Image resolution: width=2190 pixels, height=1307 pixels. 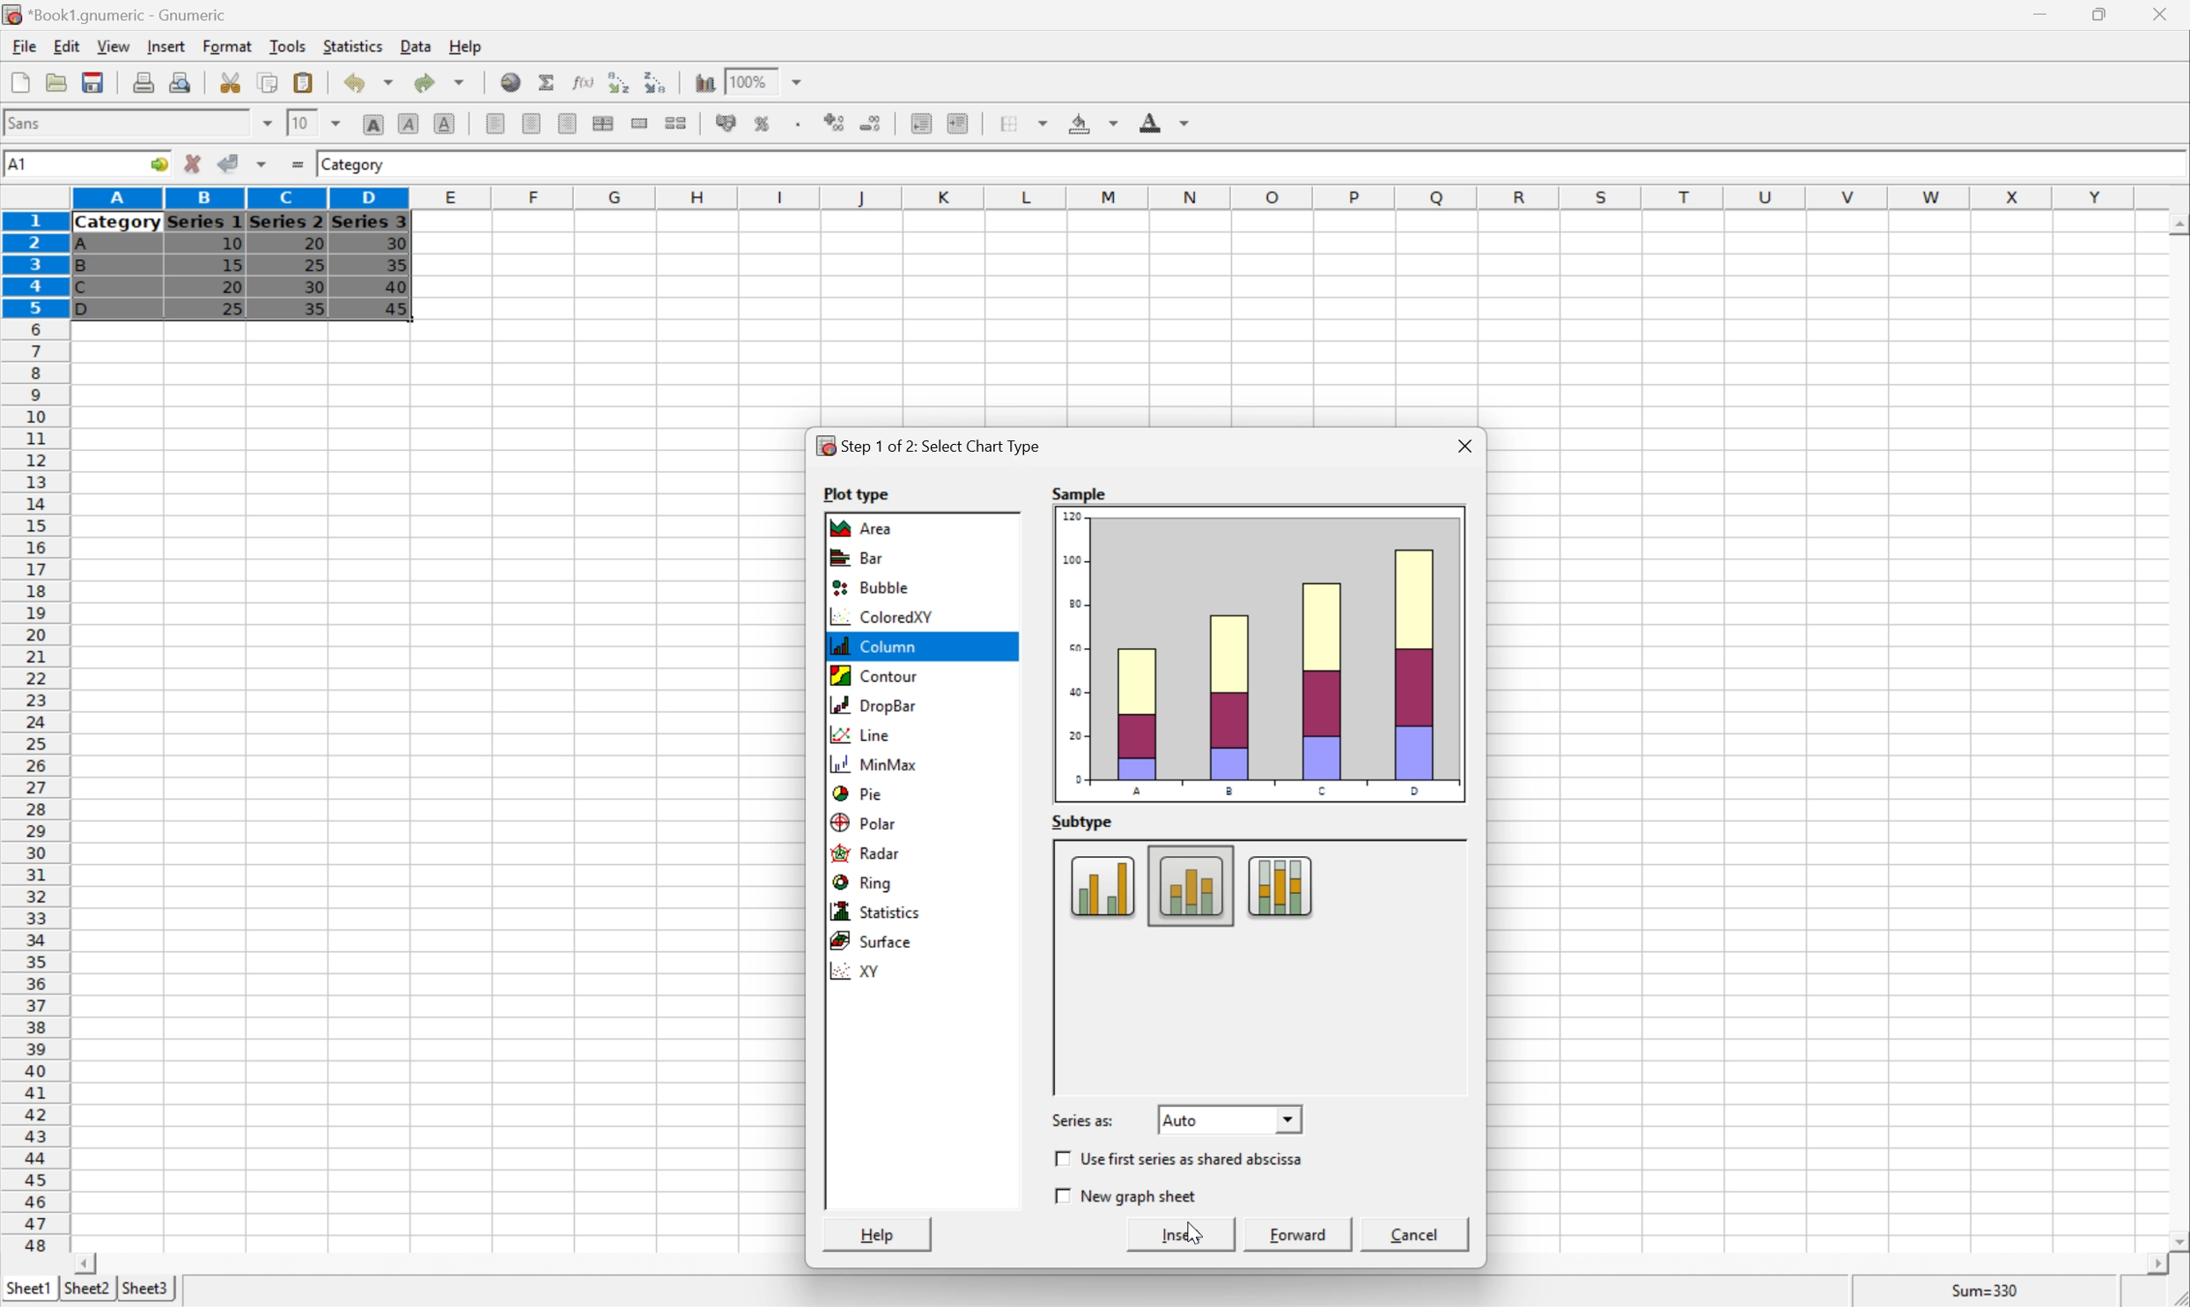 What do you see at coordinates (193, 160) in the screenshot?
I see `Cancel changes` at bounding box center [193, 160].